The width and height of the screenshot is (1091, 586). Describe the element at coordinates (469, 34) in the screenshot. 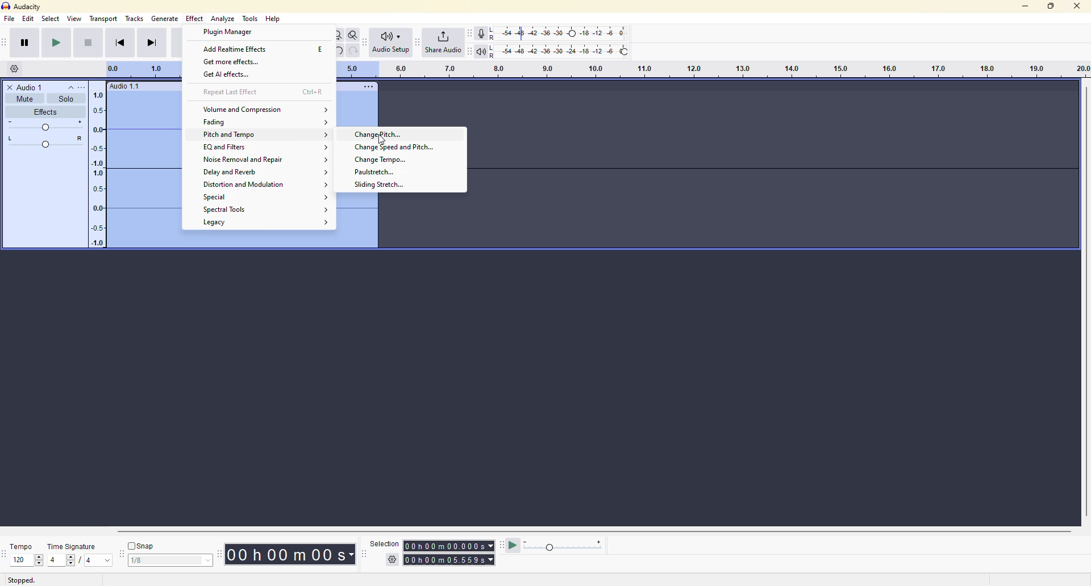

I see `recording meter toolbar` at that location.